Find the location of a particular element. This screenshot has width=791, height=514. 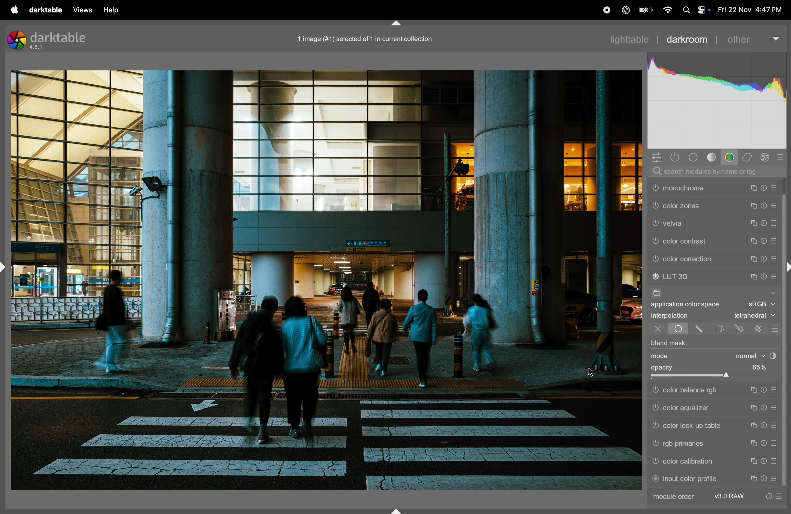

 is located at coordinates (656, 426).